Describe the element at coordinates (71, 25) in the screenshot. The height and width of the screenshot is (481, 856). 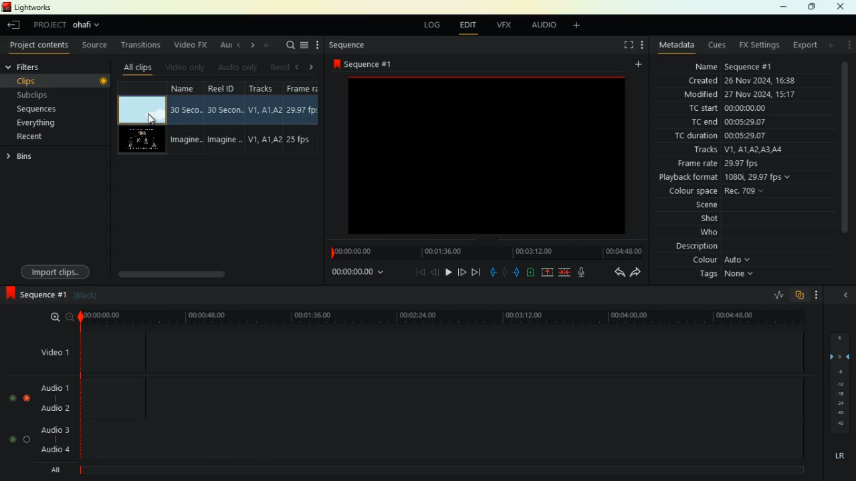
I see `project` at that location.